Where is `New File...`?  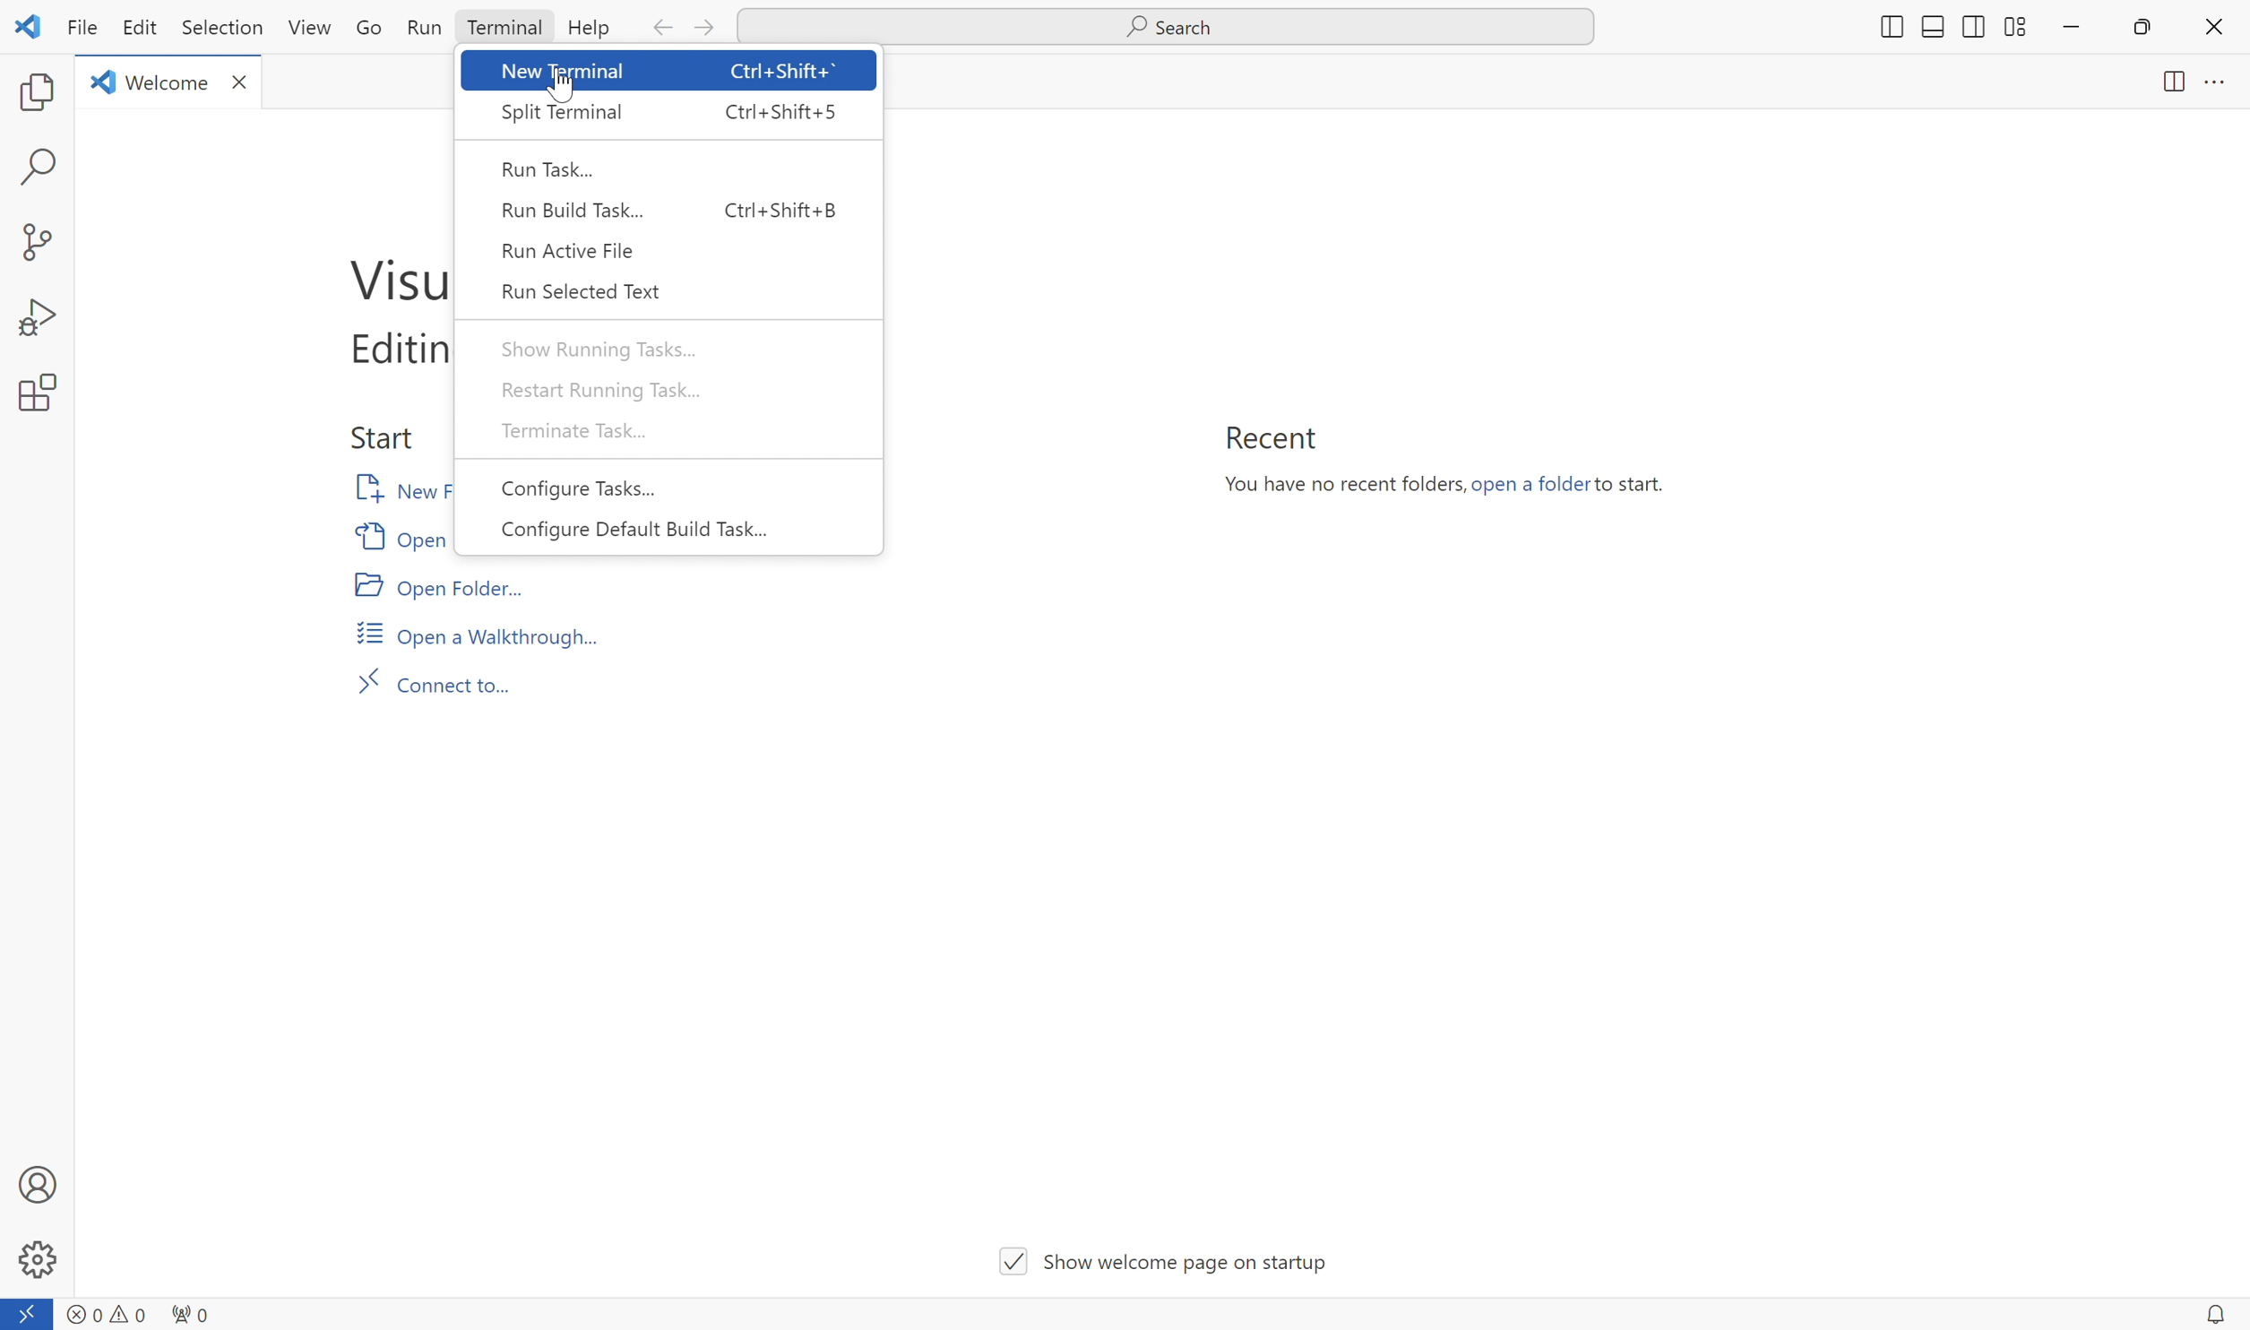
New File... is located at coordinates (394, 488).